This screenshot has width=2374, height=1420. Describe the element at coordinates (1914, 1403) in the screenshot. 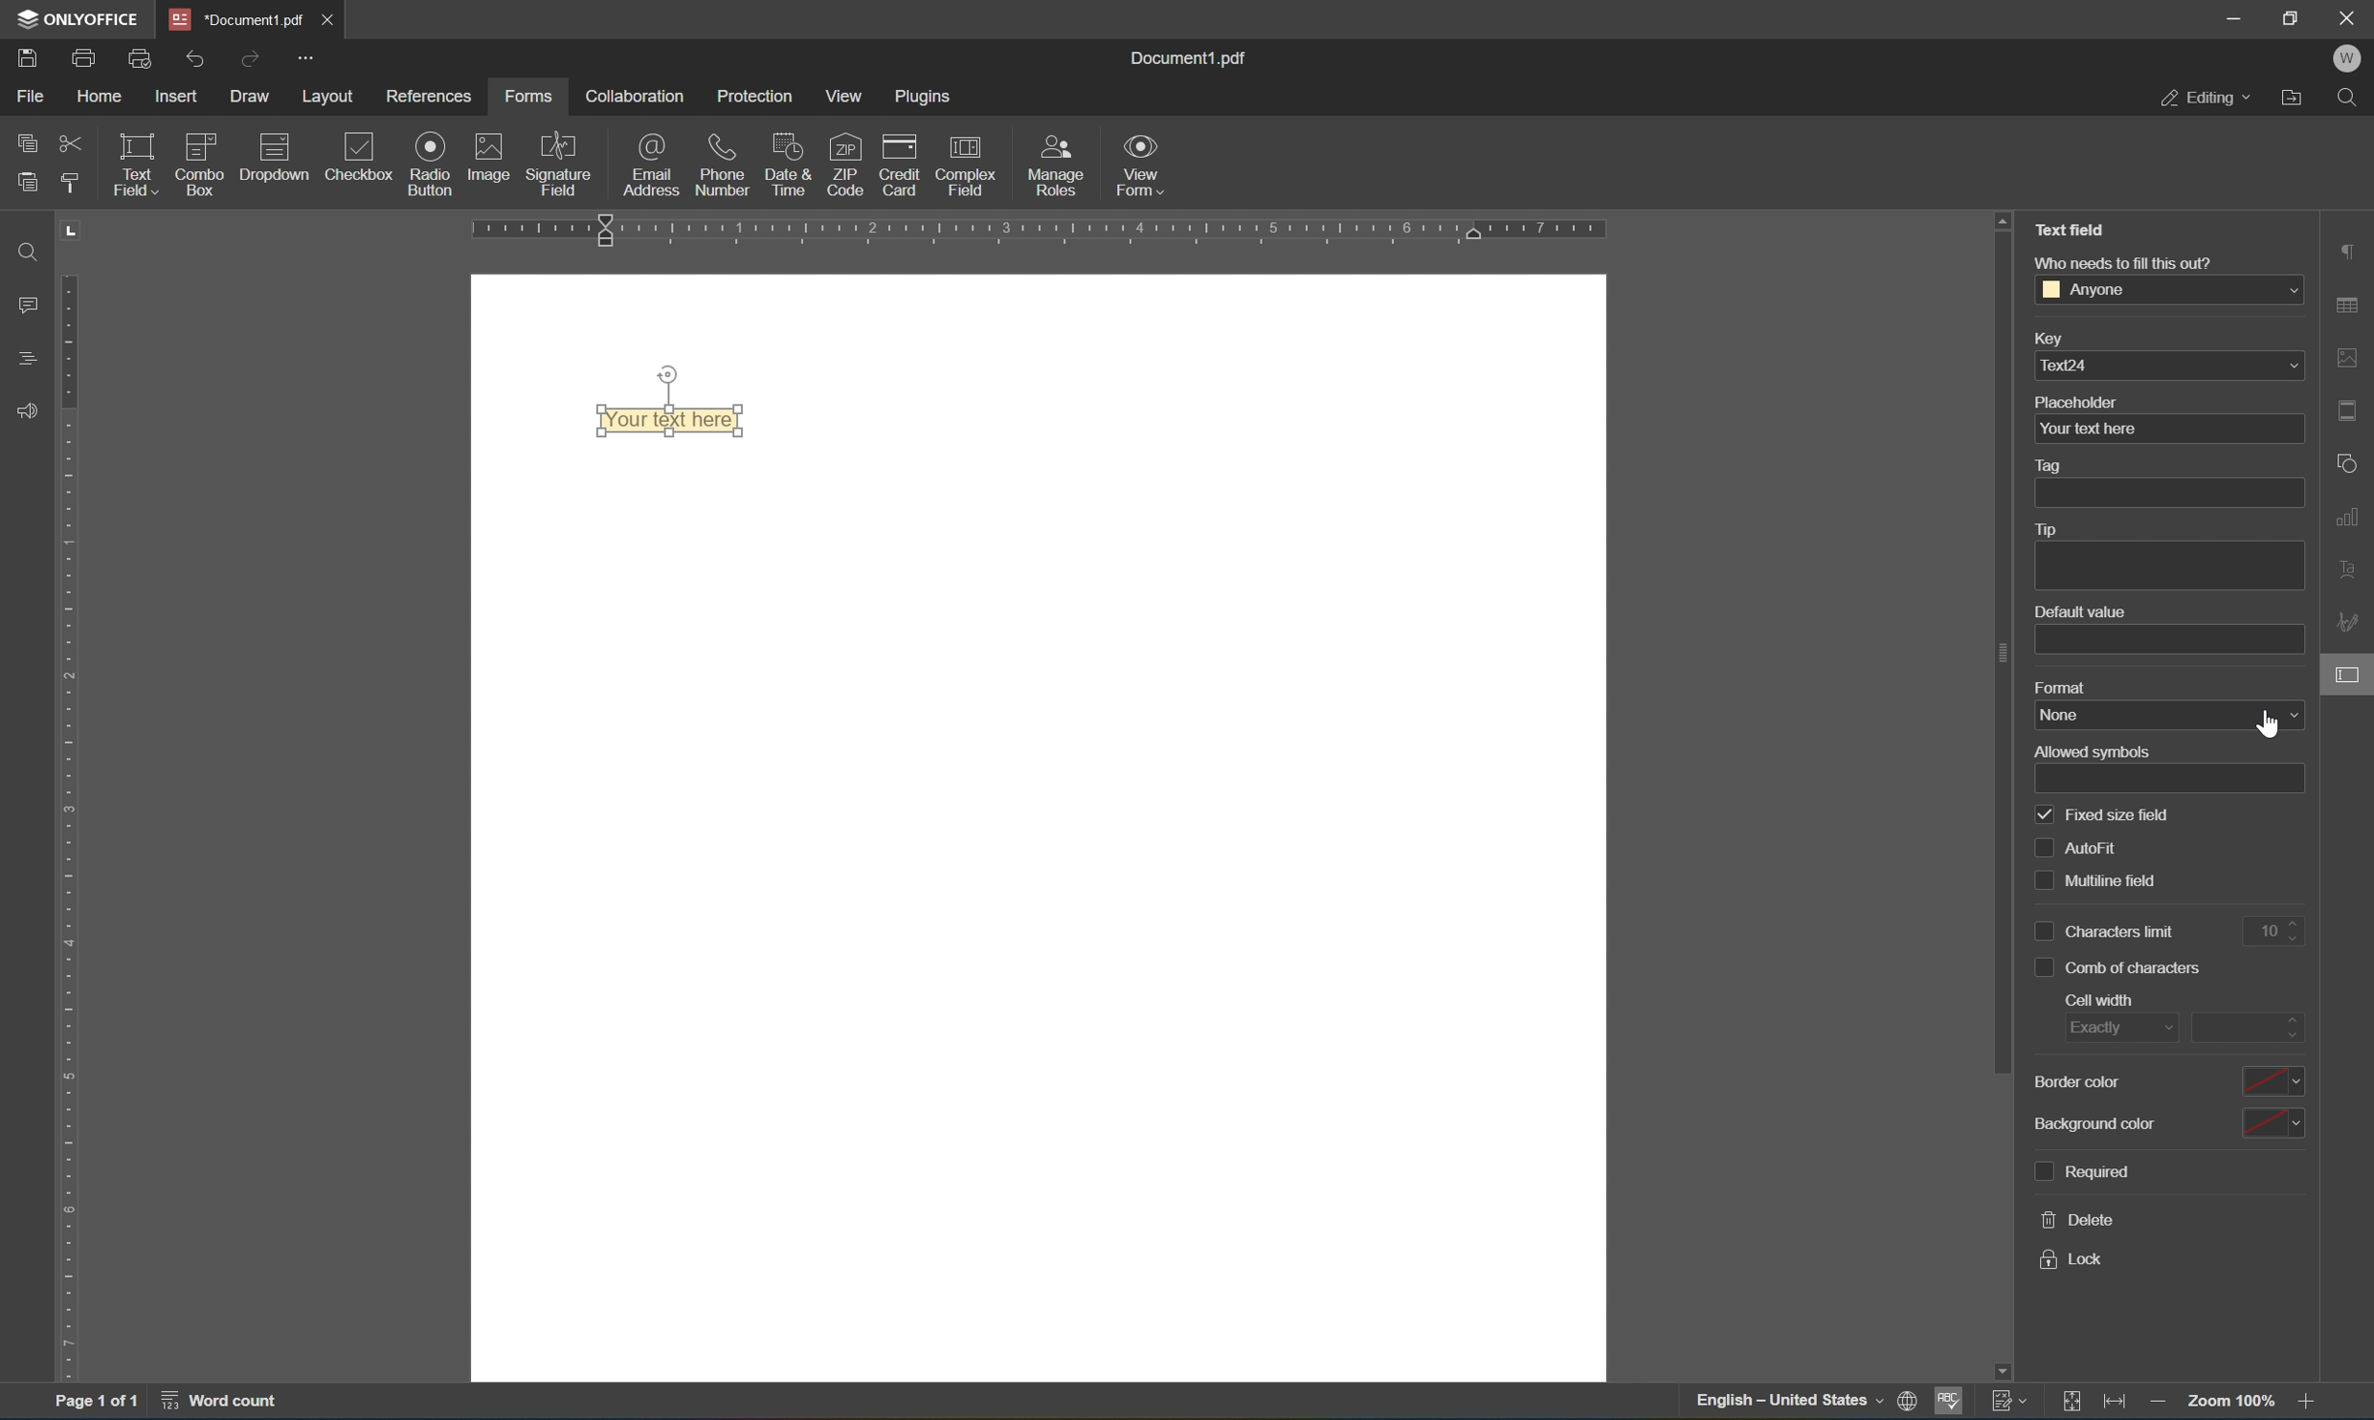

I see `set document language` at that location.